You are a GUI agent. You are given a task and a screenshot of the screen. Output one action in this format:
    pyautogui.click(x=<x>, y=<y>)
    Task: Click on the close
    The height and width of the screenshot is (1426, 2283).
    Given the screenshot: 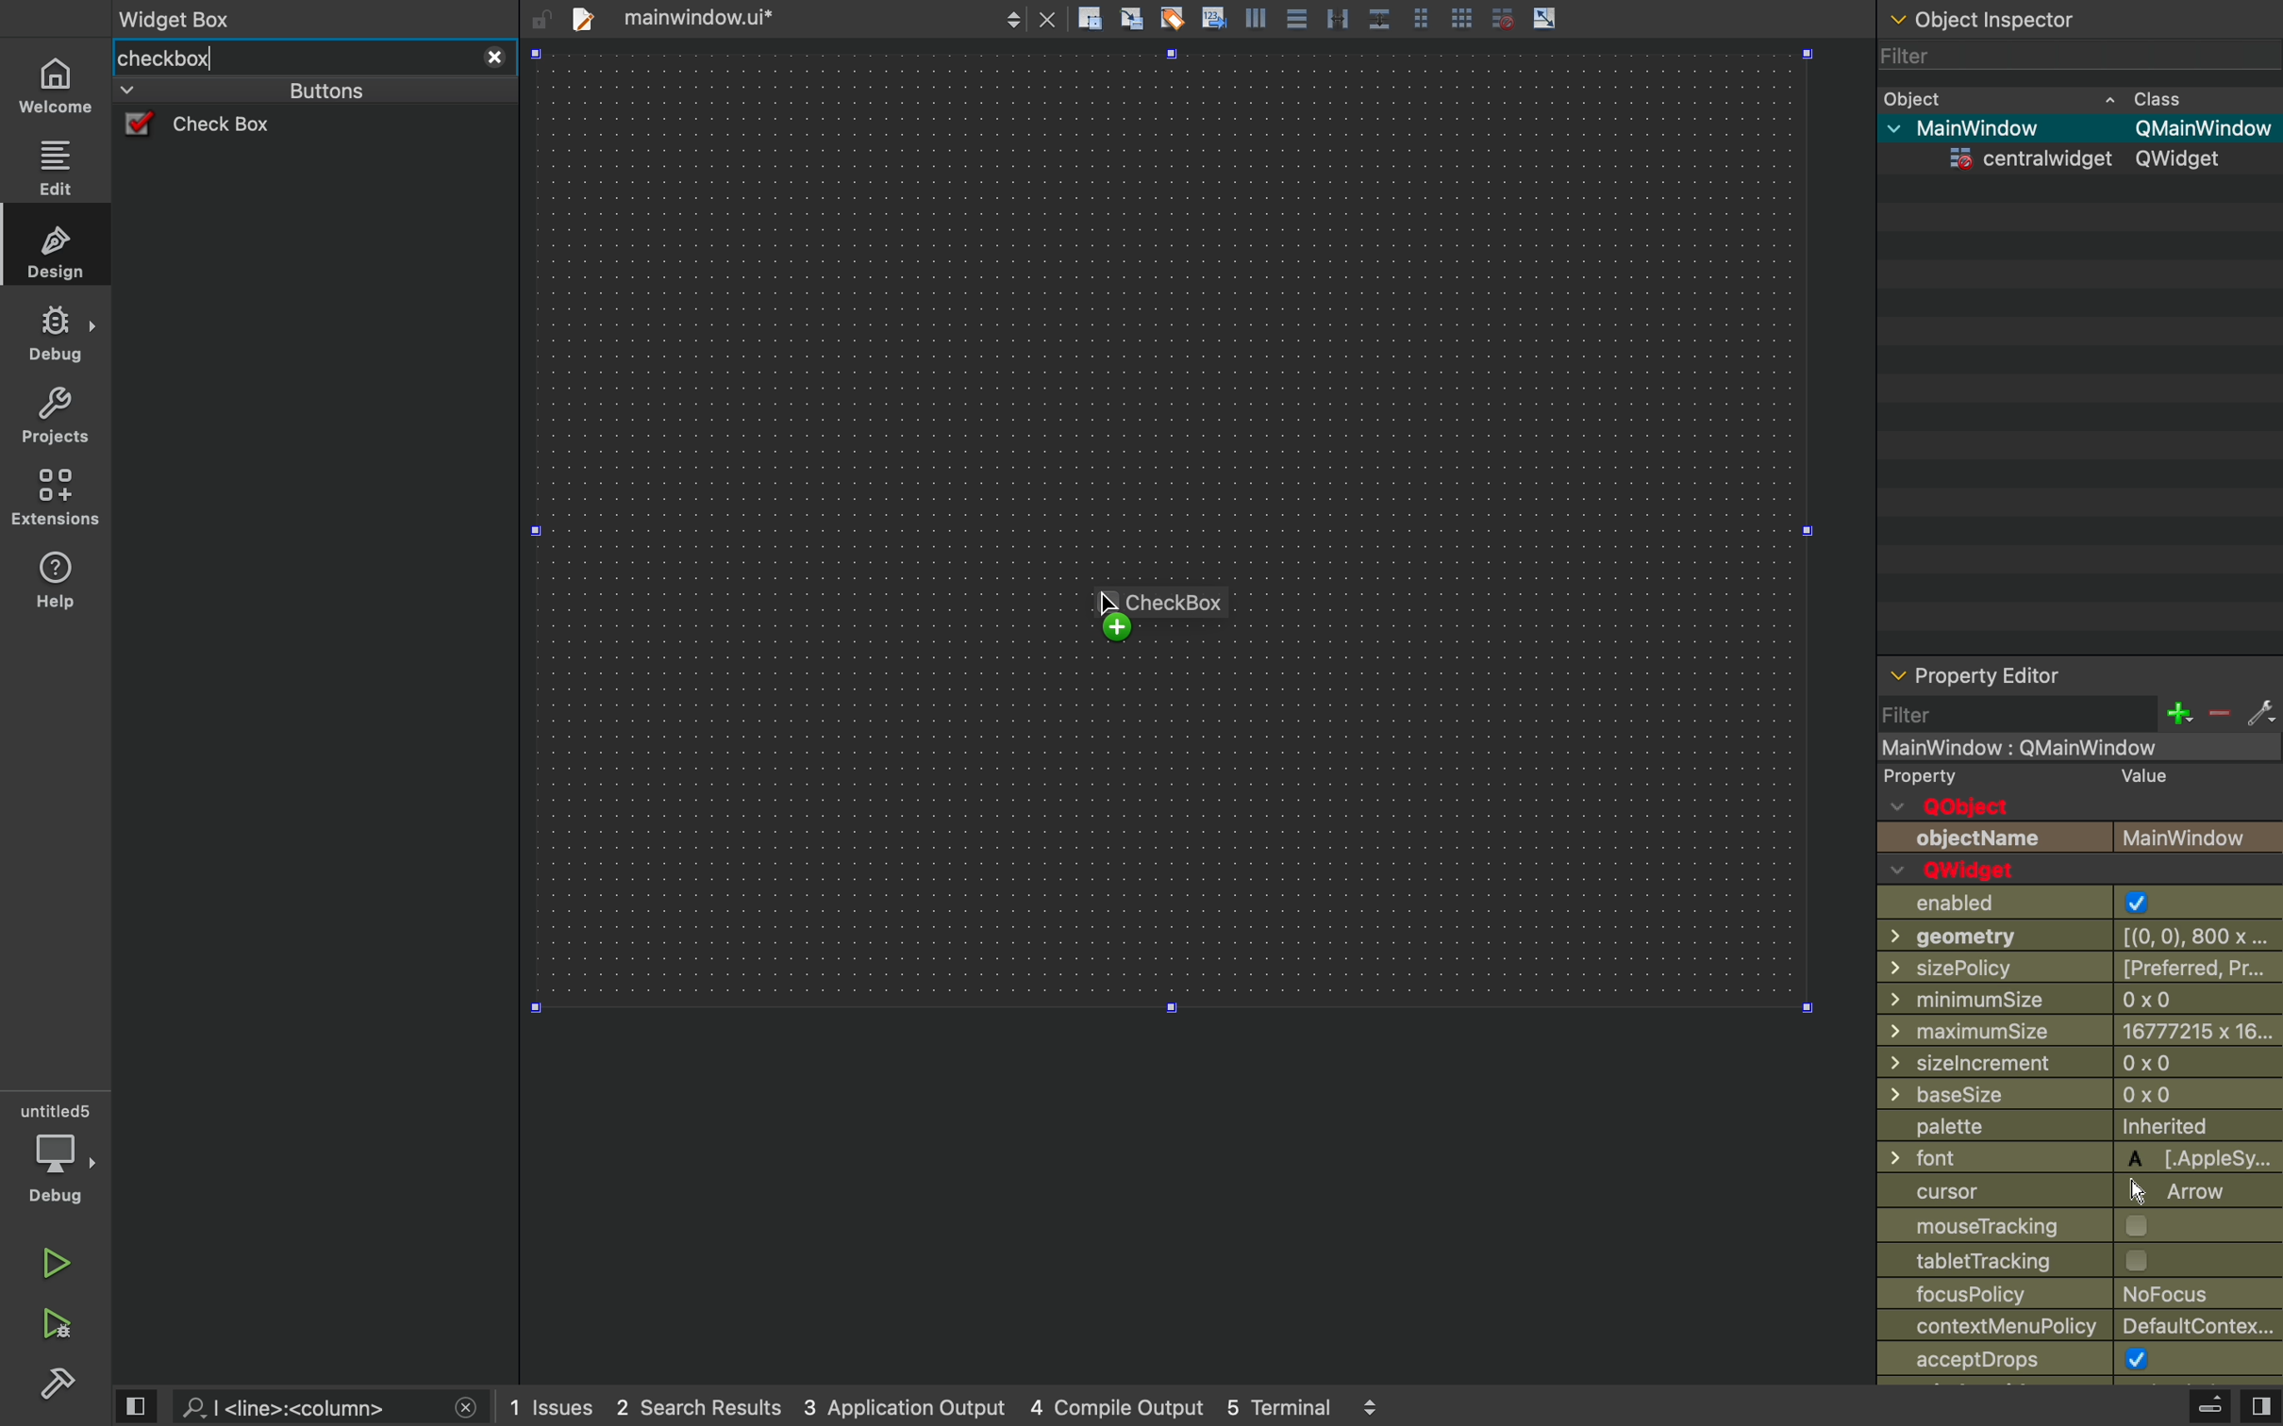 What is the action you would take?
    pyautogui.click(x=467, y=1408)
    